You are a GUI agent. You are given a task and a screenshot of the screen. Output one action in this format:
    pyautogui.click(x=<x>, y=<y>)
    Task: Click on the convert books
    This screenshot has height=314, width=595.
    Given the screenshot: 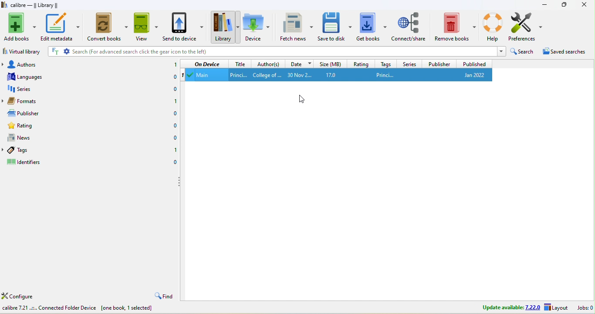 What is the action you would take?
    pyautogui.click(x=108, y=27)
    